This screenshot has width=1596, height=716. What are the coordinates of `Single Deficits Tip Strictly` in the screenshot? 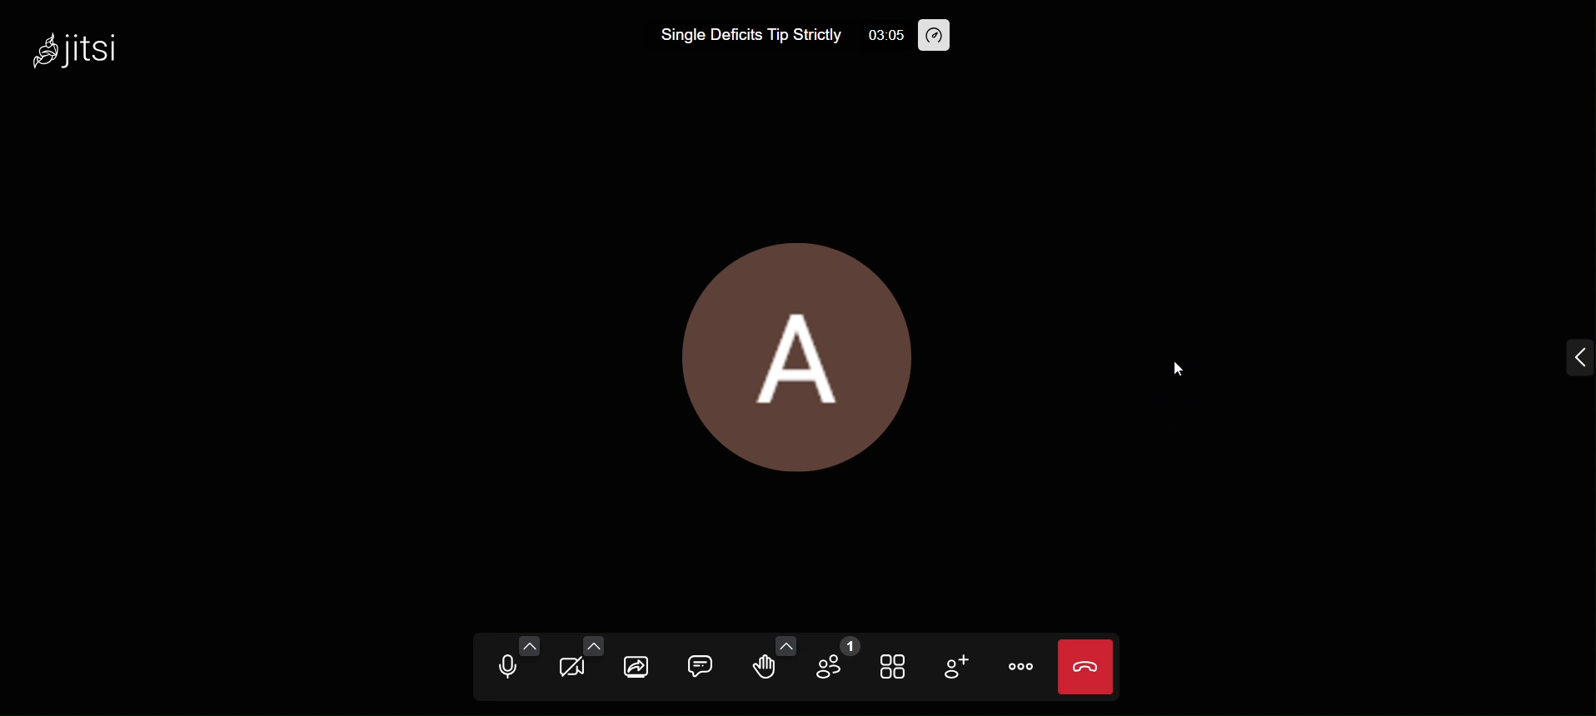 It's located at (733, 36).